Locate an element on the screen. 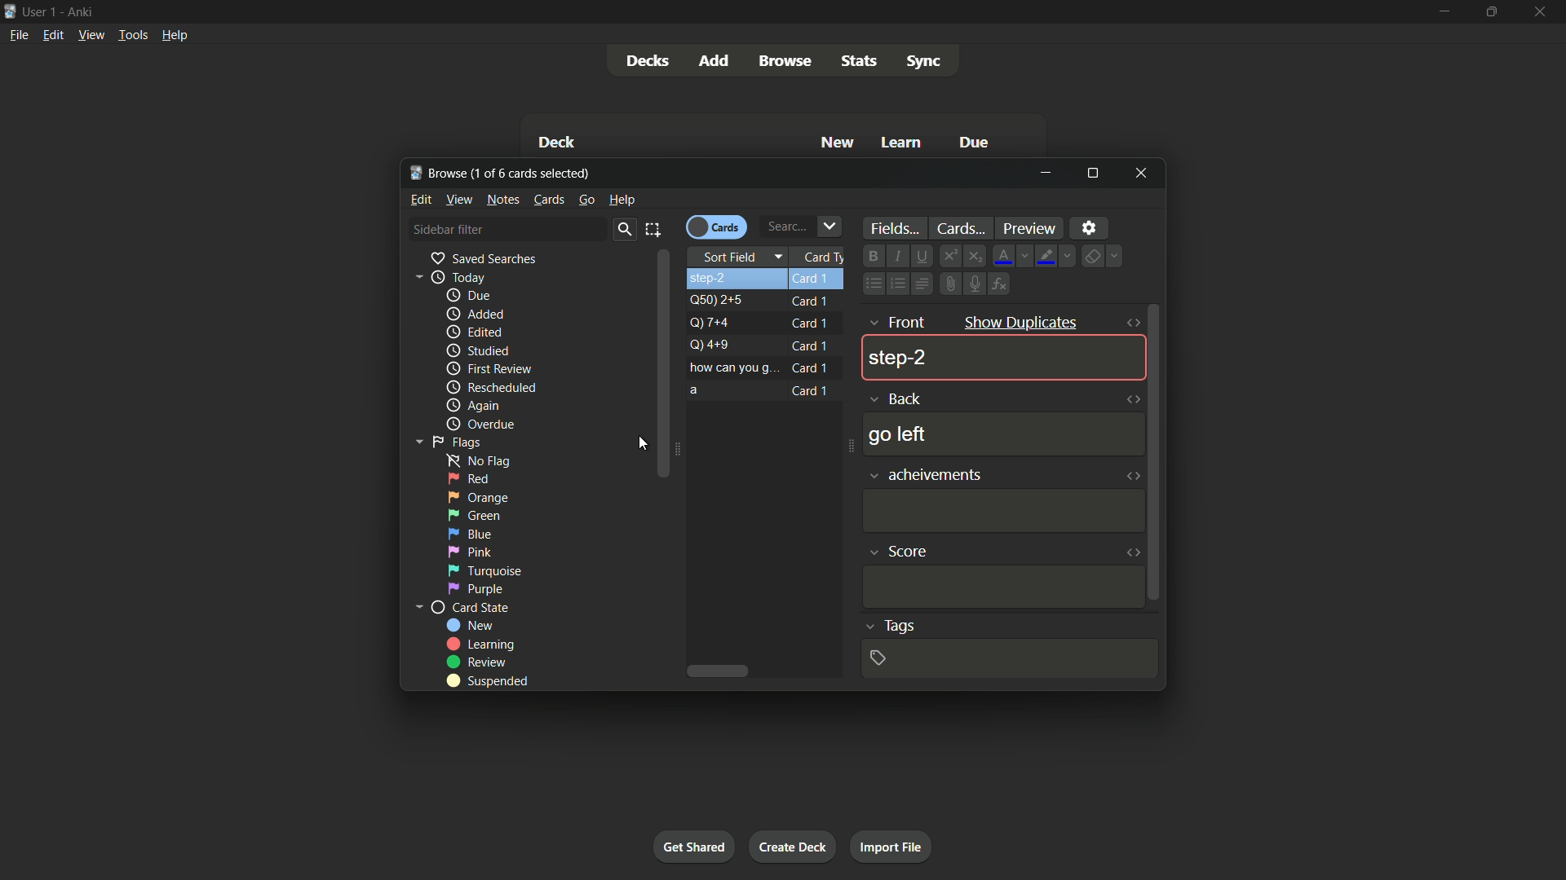 The height and width of the screenshot is (880, 1566). minimize is located at coordinates (1046, 174).